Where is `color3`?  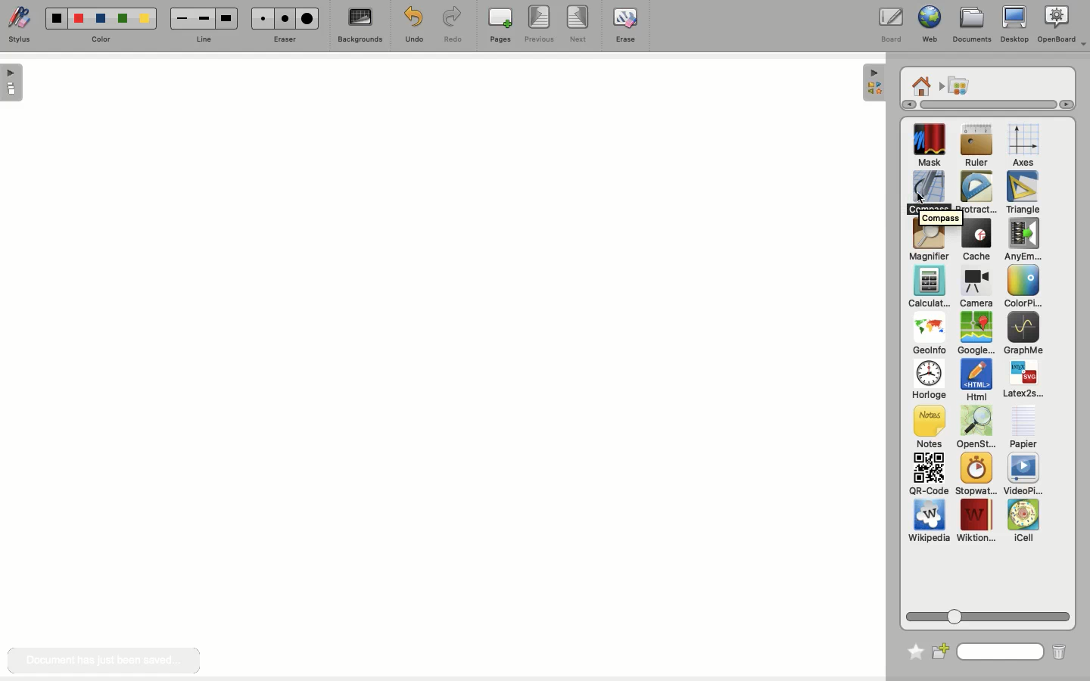 color3 is located at coordinates (100, 19).